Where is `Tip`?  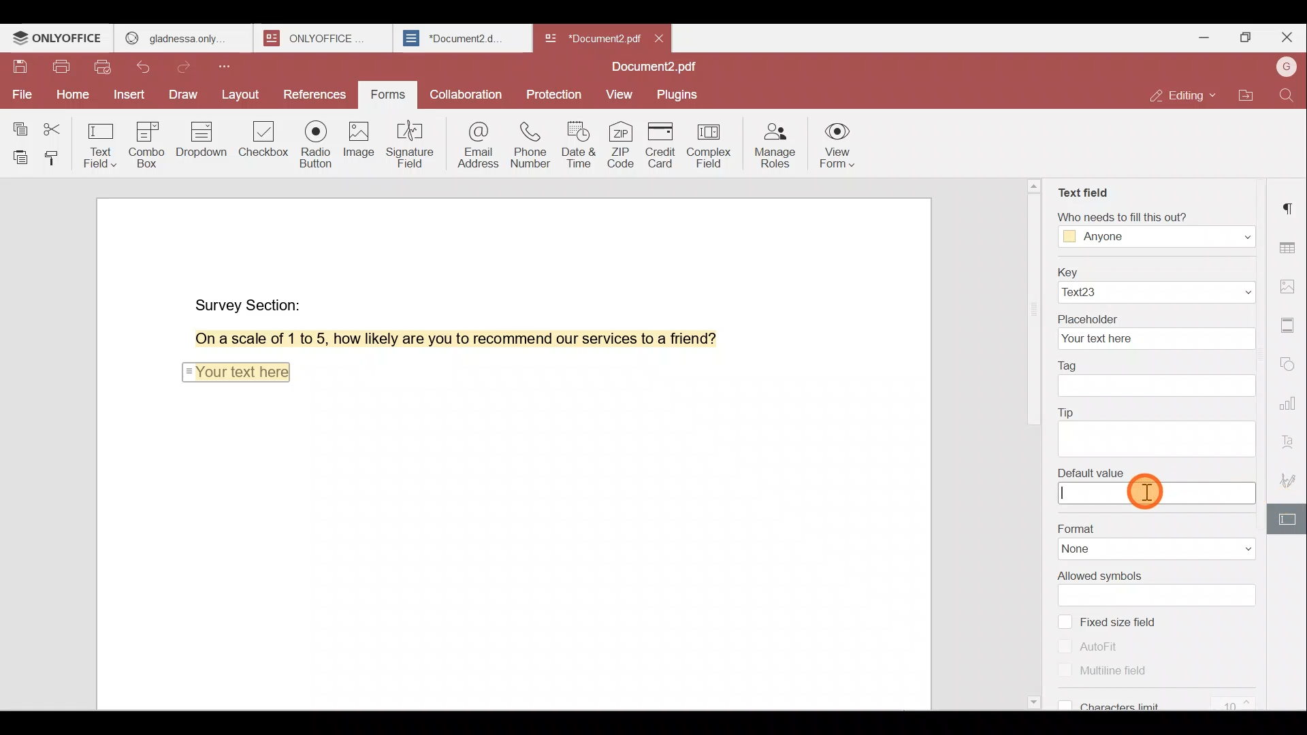
Tip is located at coordinates (1161, 428).